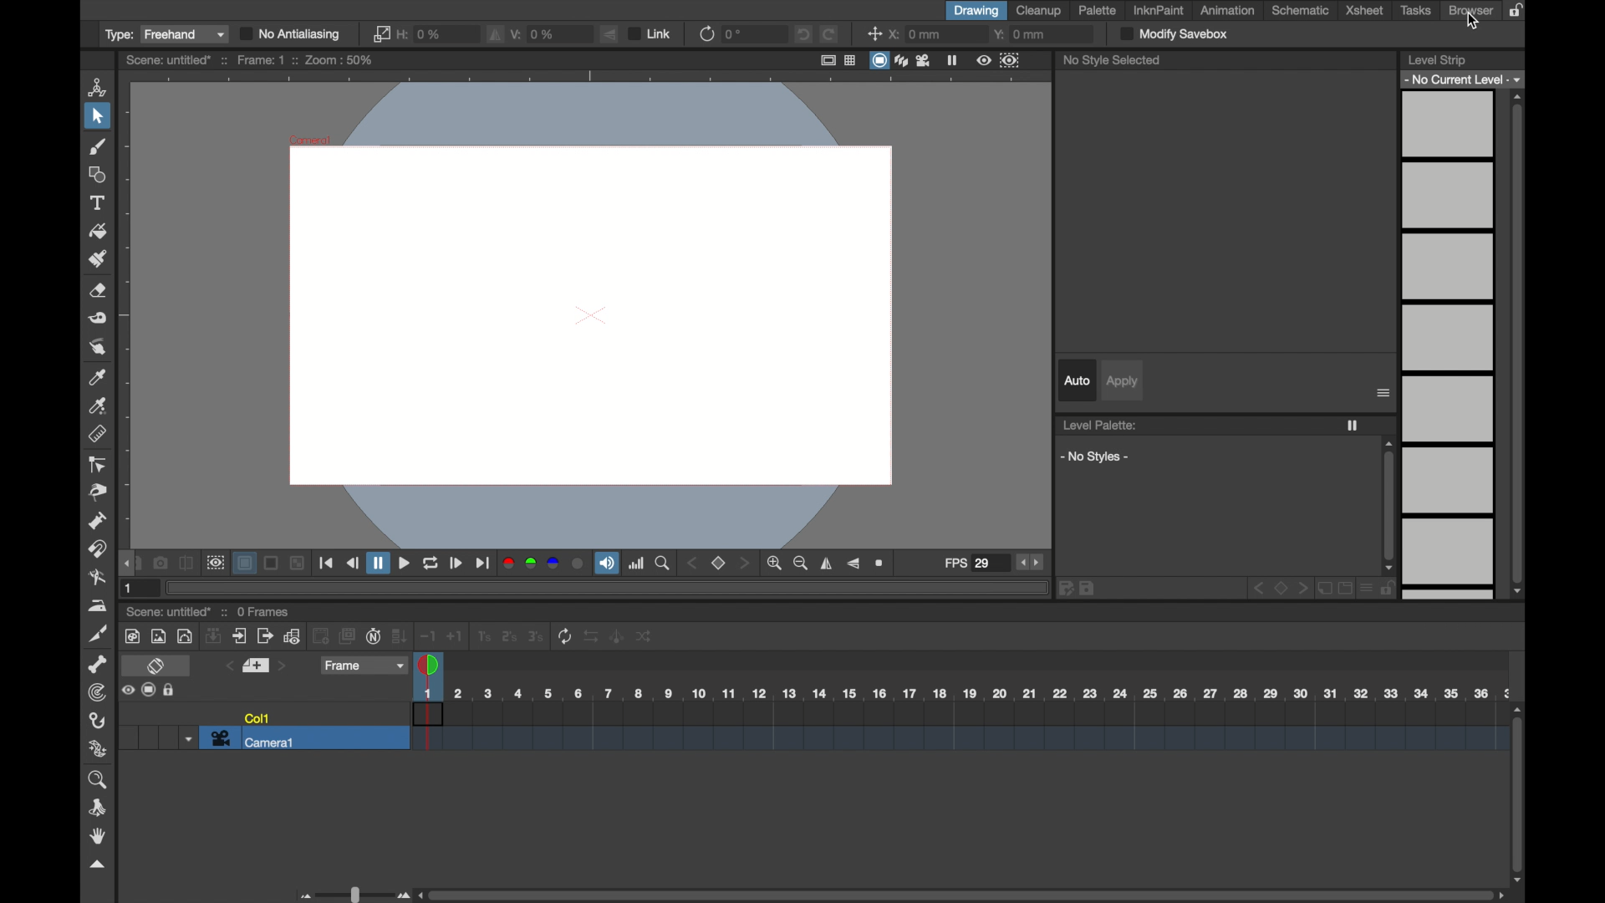 The height and width of the screenshot is (903, 1605). What do you see at coordinates (99, 720) in the screenshot?
I see `hook tool` at bounding box center [99, 720].